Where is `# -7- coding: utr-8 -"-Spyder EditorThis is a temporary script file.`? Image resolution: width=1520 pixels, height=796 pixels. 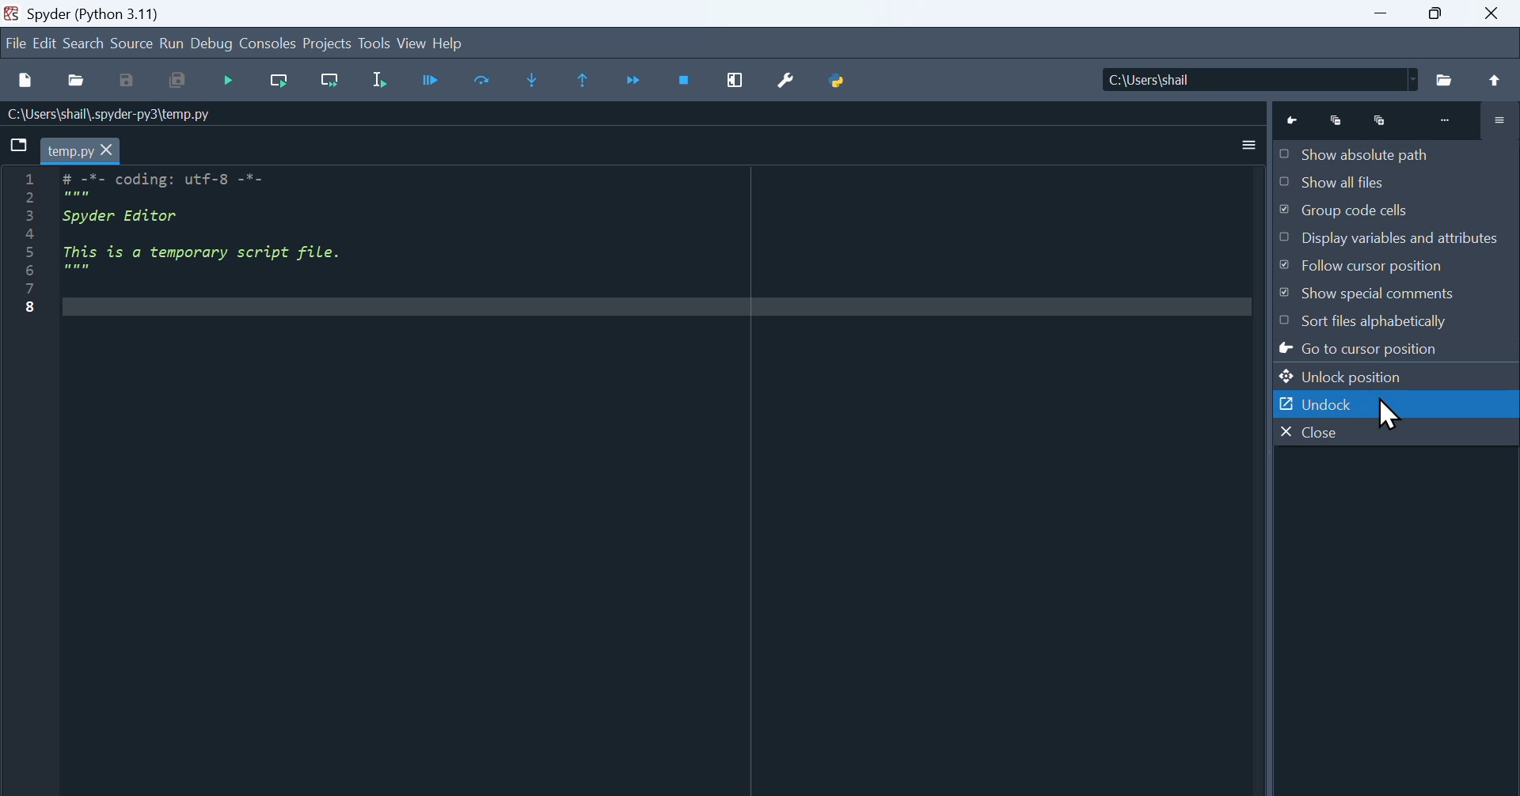 # -7- coding: utr-8 -"-Spyder EditorThis is a temporary script file. is located at coordinates (228, 231).